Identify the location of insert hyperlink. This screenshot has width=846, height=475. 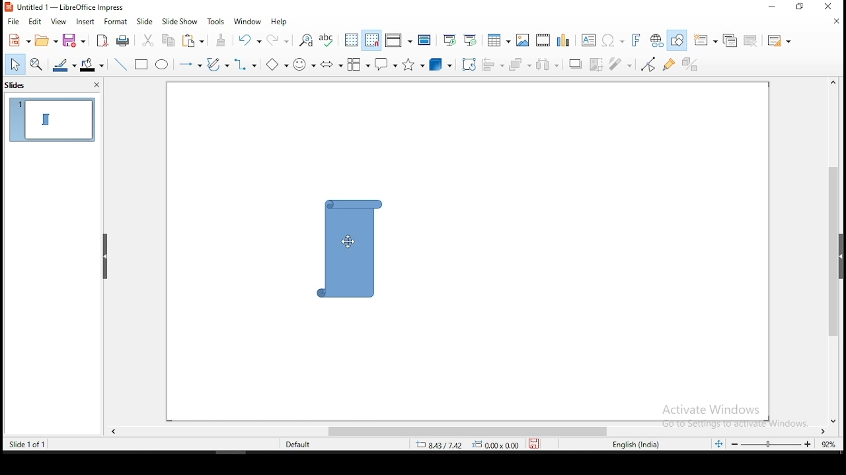
(657, 39).